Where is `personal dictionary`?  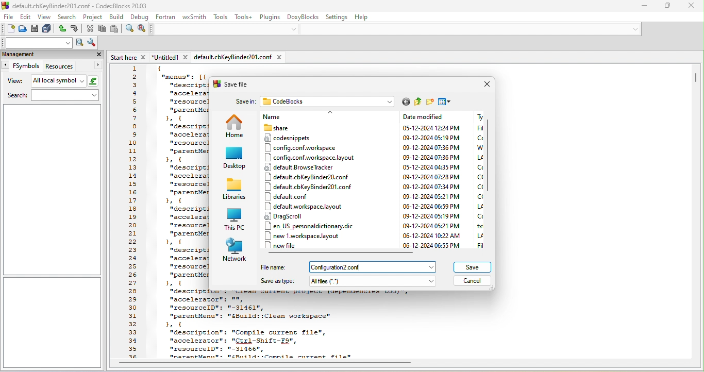 personal dictionary is located at coordinates (313, 226).